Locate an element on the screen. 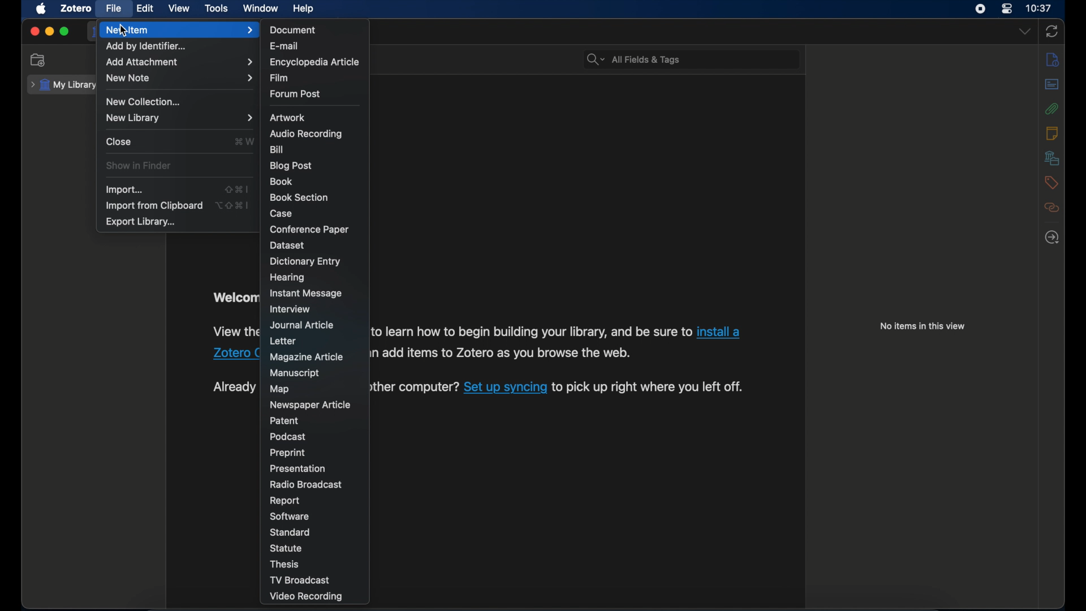 The width and height of the screenshot is (1086, 611). file is located at coordinates (114, 9).